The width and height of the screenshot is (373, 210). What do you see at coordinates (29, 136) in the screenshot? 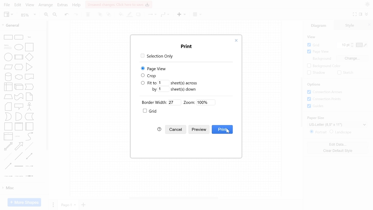
I see `Curve` at bounding box center [29, 136].